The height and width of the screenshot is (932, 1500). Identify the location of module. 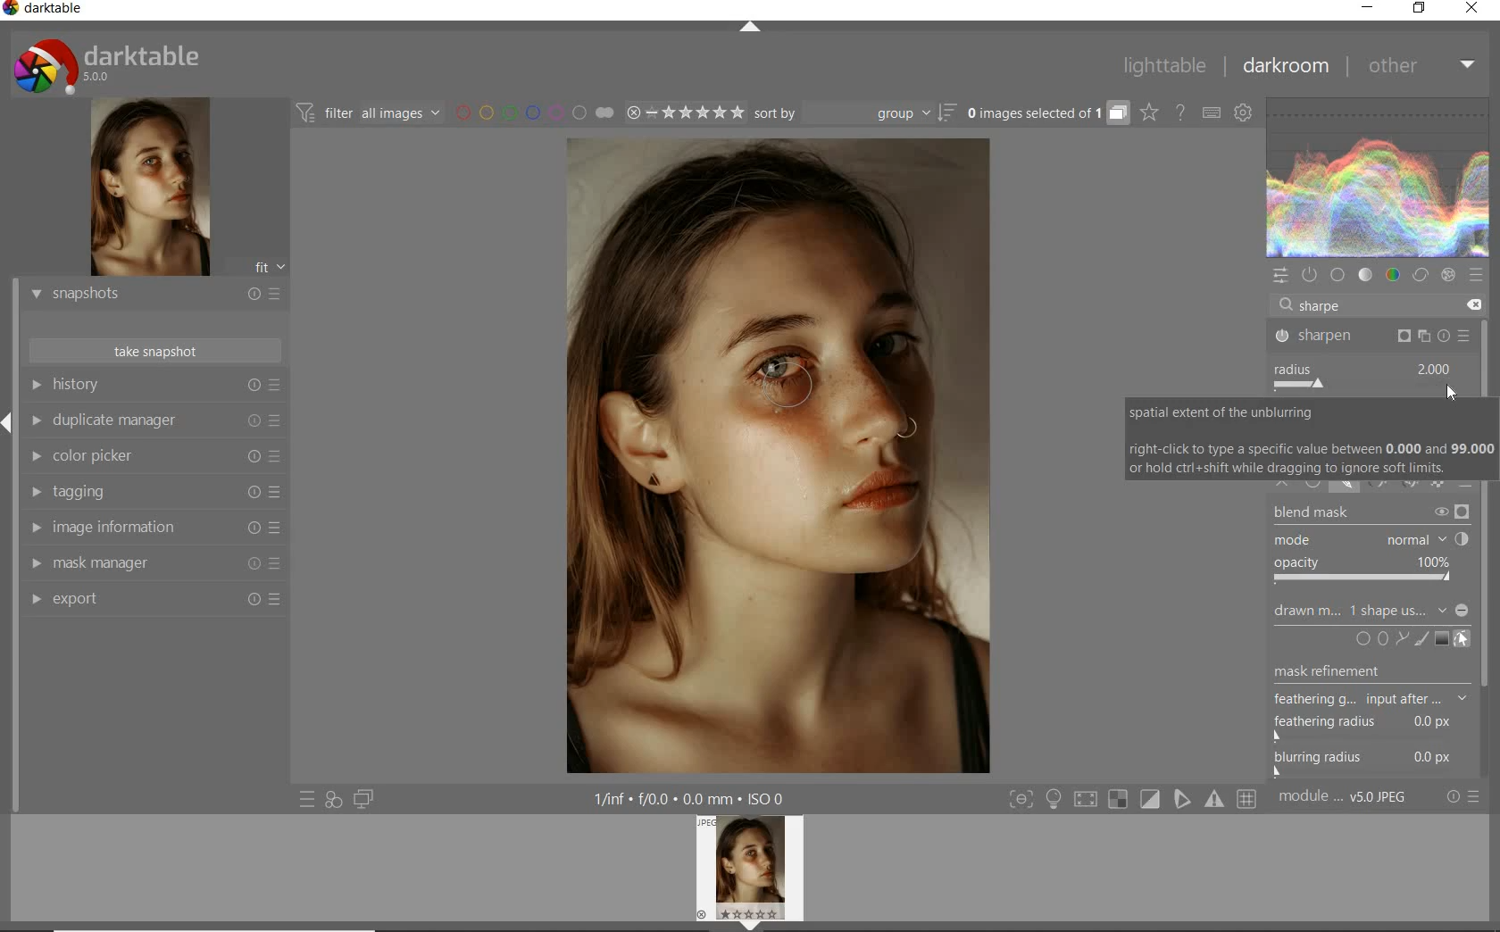
(1345, 797).